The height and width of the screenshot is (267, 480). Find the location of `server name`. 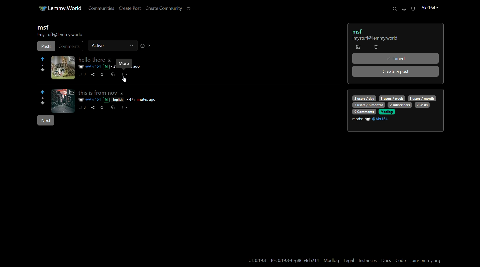

server name is located at coordinates (66, 8).